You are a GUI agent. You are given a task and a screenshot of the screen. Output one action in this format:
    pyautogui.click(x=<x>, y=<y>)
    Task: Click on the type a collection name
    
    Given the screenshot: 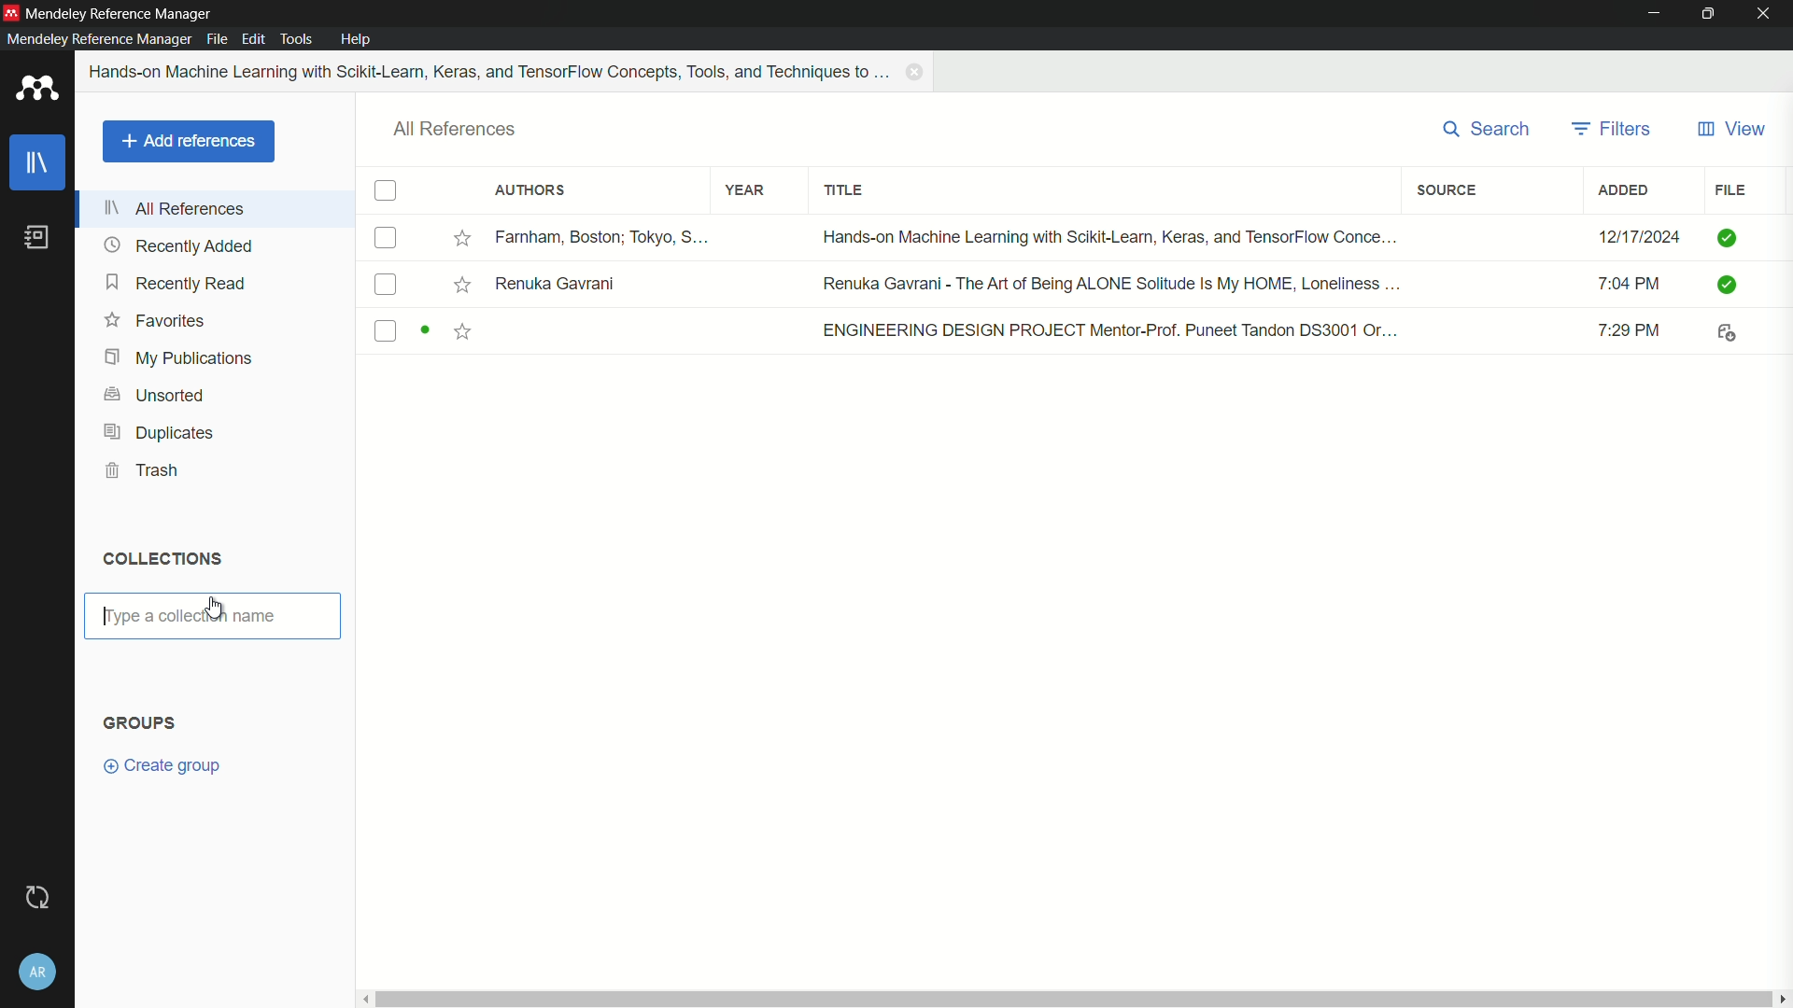 What is the action you would take?
    pyautogui.click(x=214, y=616)
    